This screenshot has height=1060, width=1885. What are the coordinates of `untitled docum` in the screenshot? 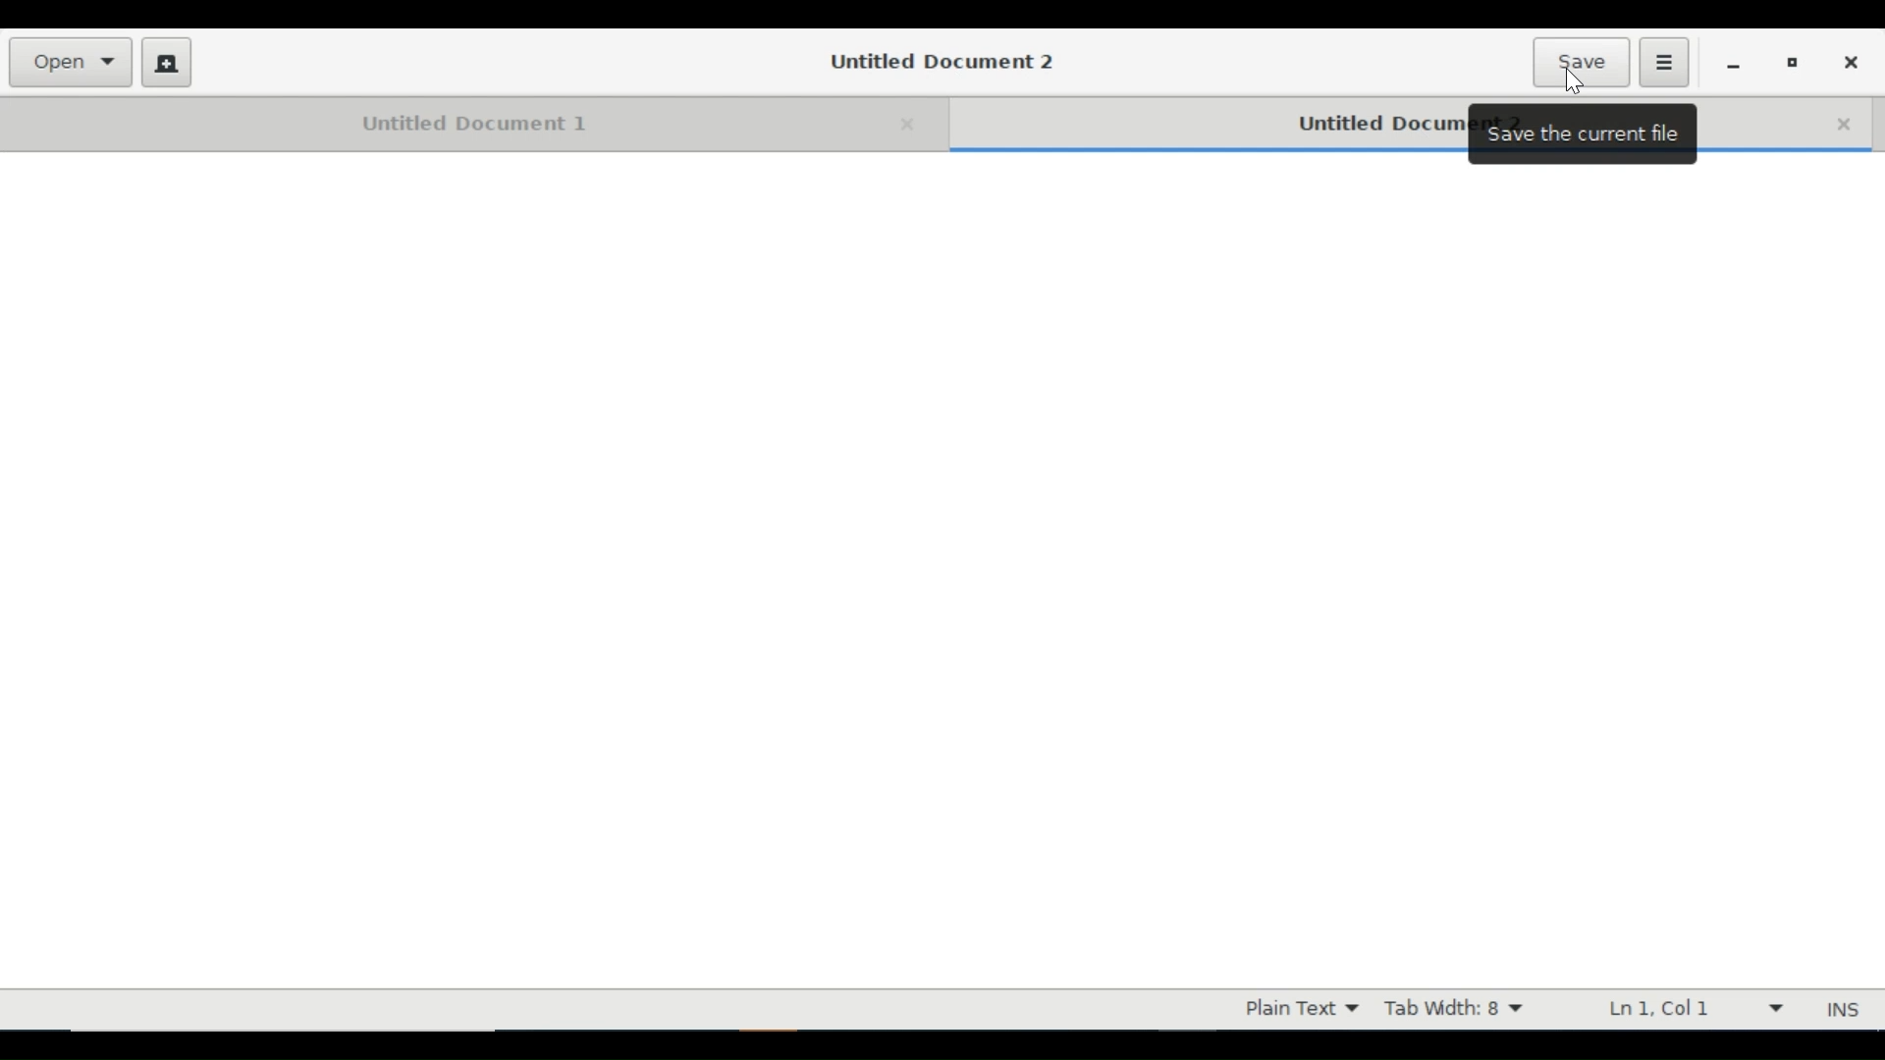 It's located at (1375, 126).